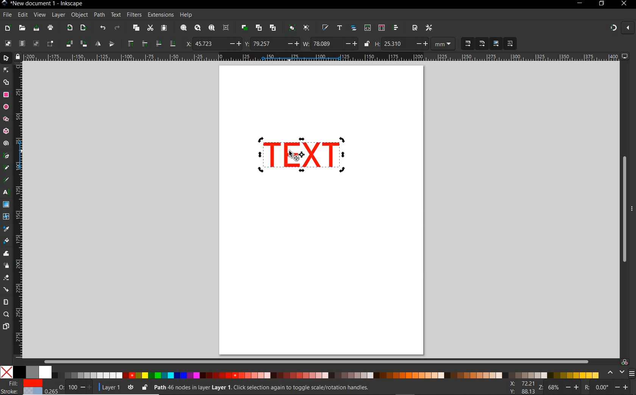 The image size is (636, 395). Describe the element at coordinates (315, 360) in the screenshot. I see `SCROLLBAR` at that location.